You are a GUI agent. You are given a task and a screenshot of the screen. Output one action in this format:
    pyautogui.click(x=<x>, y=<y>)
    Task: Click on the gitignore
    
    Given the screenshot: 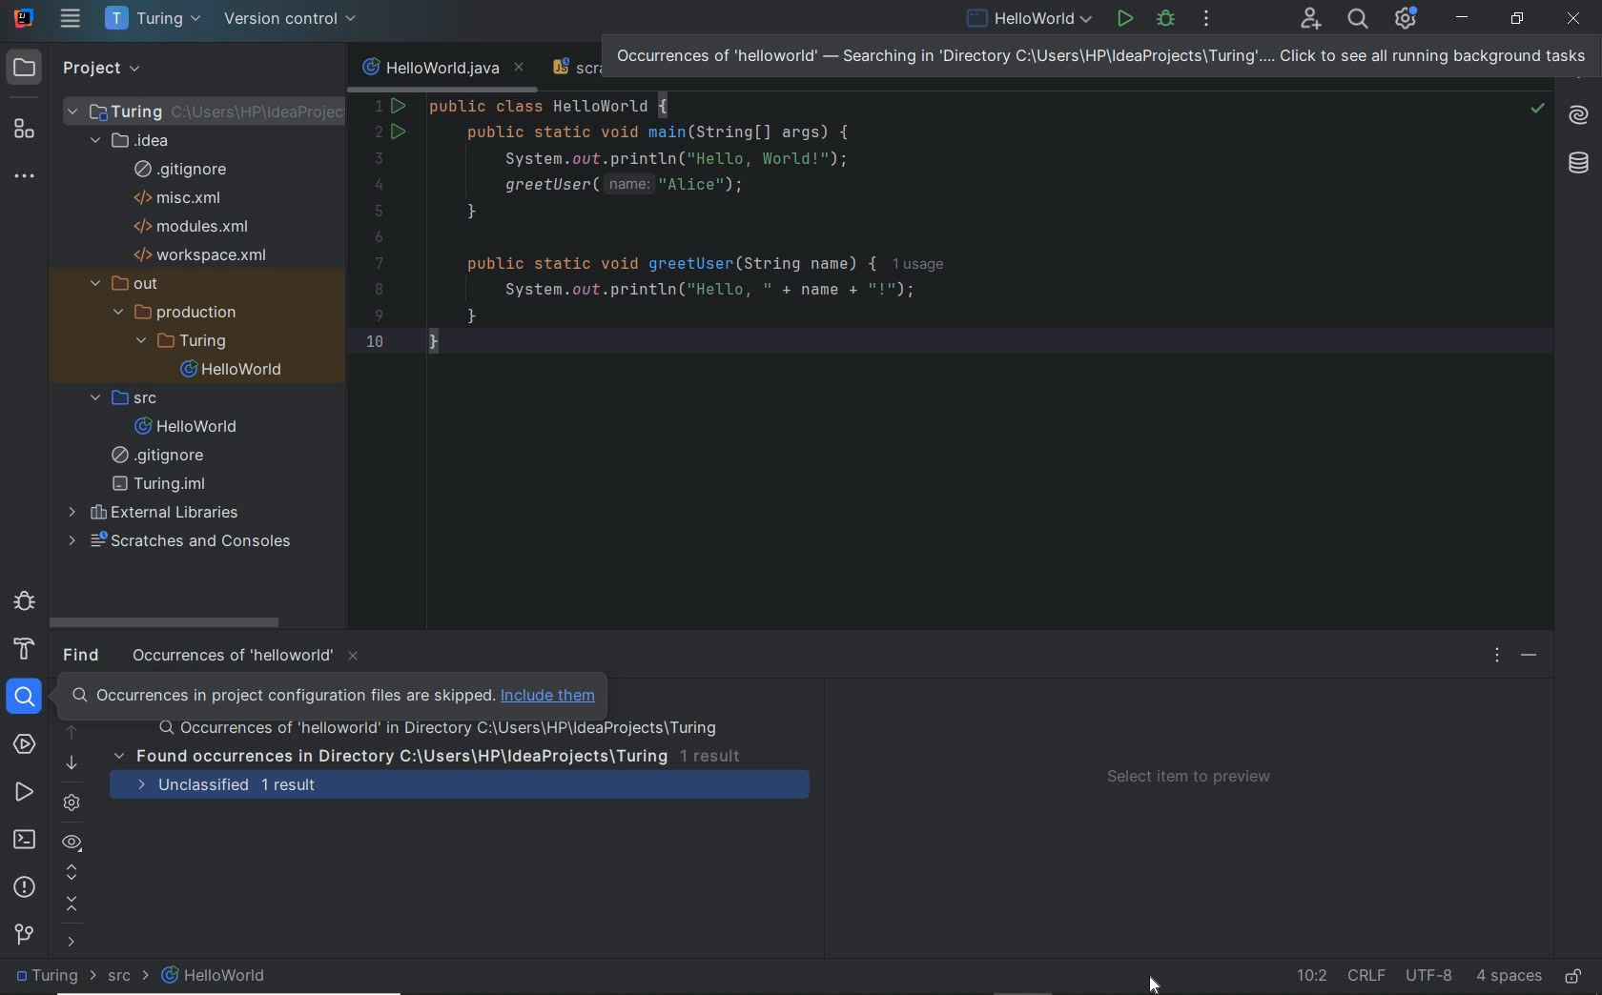 What is the action you would take?
    pyautogui.click(x=187, y=169)
    